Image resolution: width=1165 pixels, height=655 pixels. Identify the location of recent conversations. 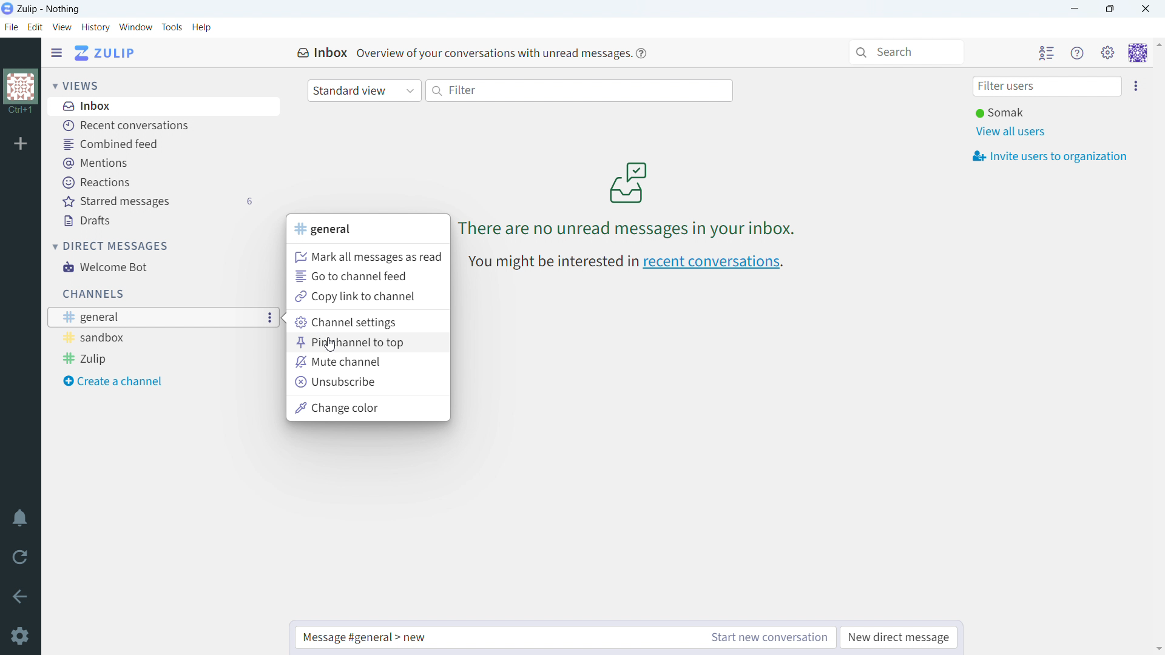
(714, 263).